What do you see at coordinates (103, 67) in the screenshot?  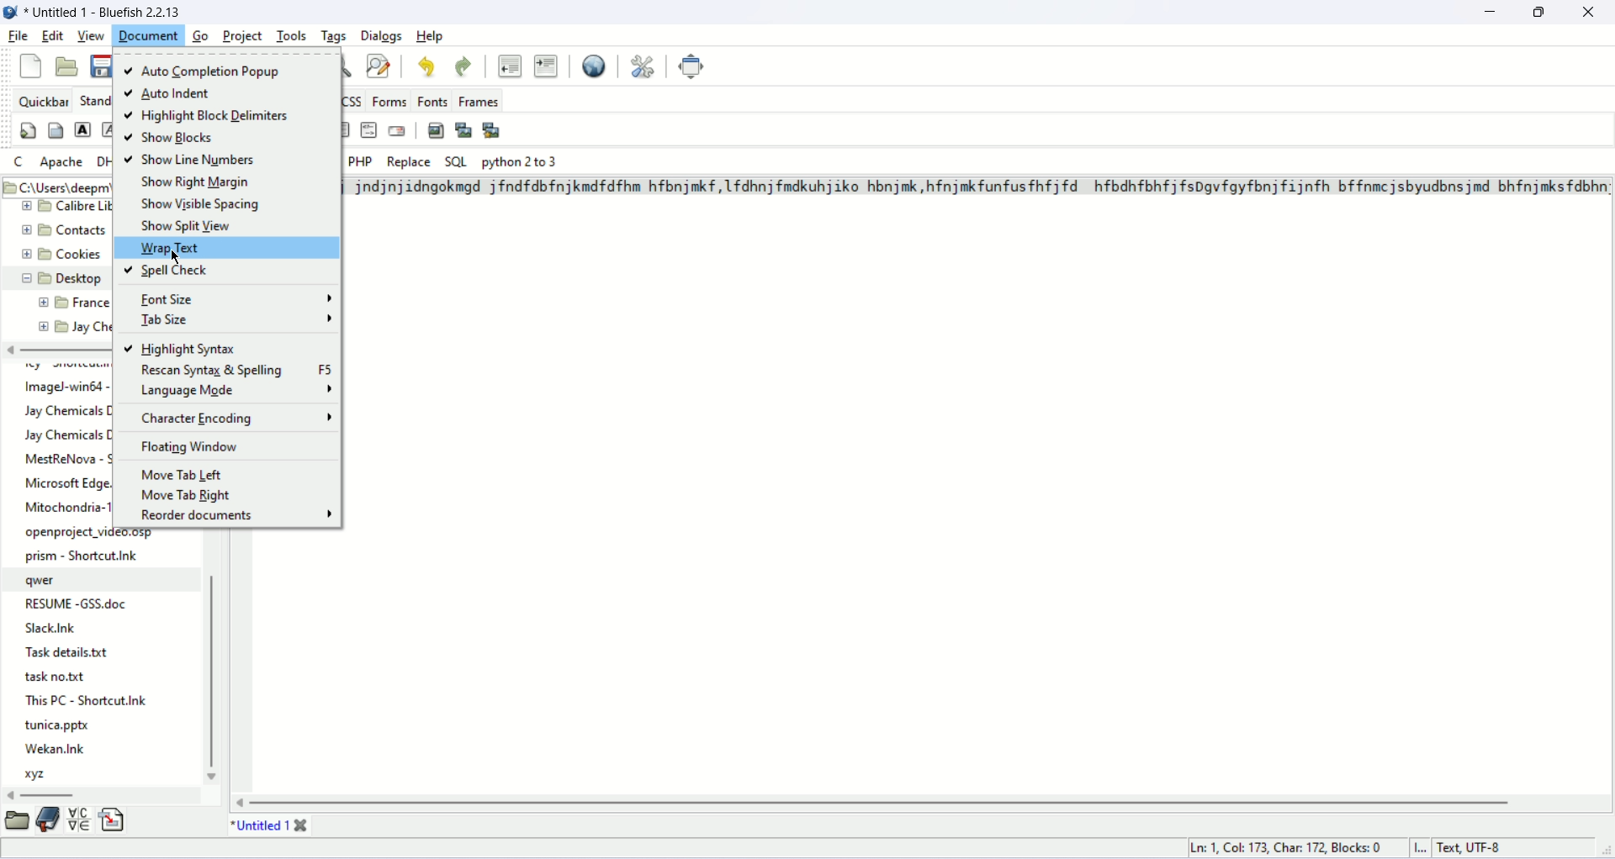 I see `save current file` at bounding box center [103, 67].